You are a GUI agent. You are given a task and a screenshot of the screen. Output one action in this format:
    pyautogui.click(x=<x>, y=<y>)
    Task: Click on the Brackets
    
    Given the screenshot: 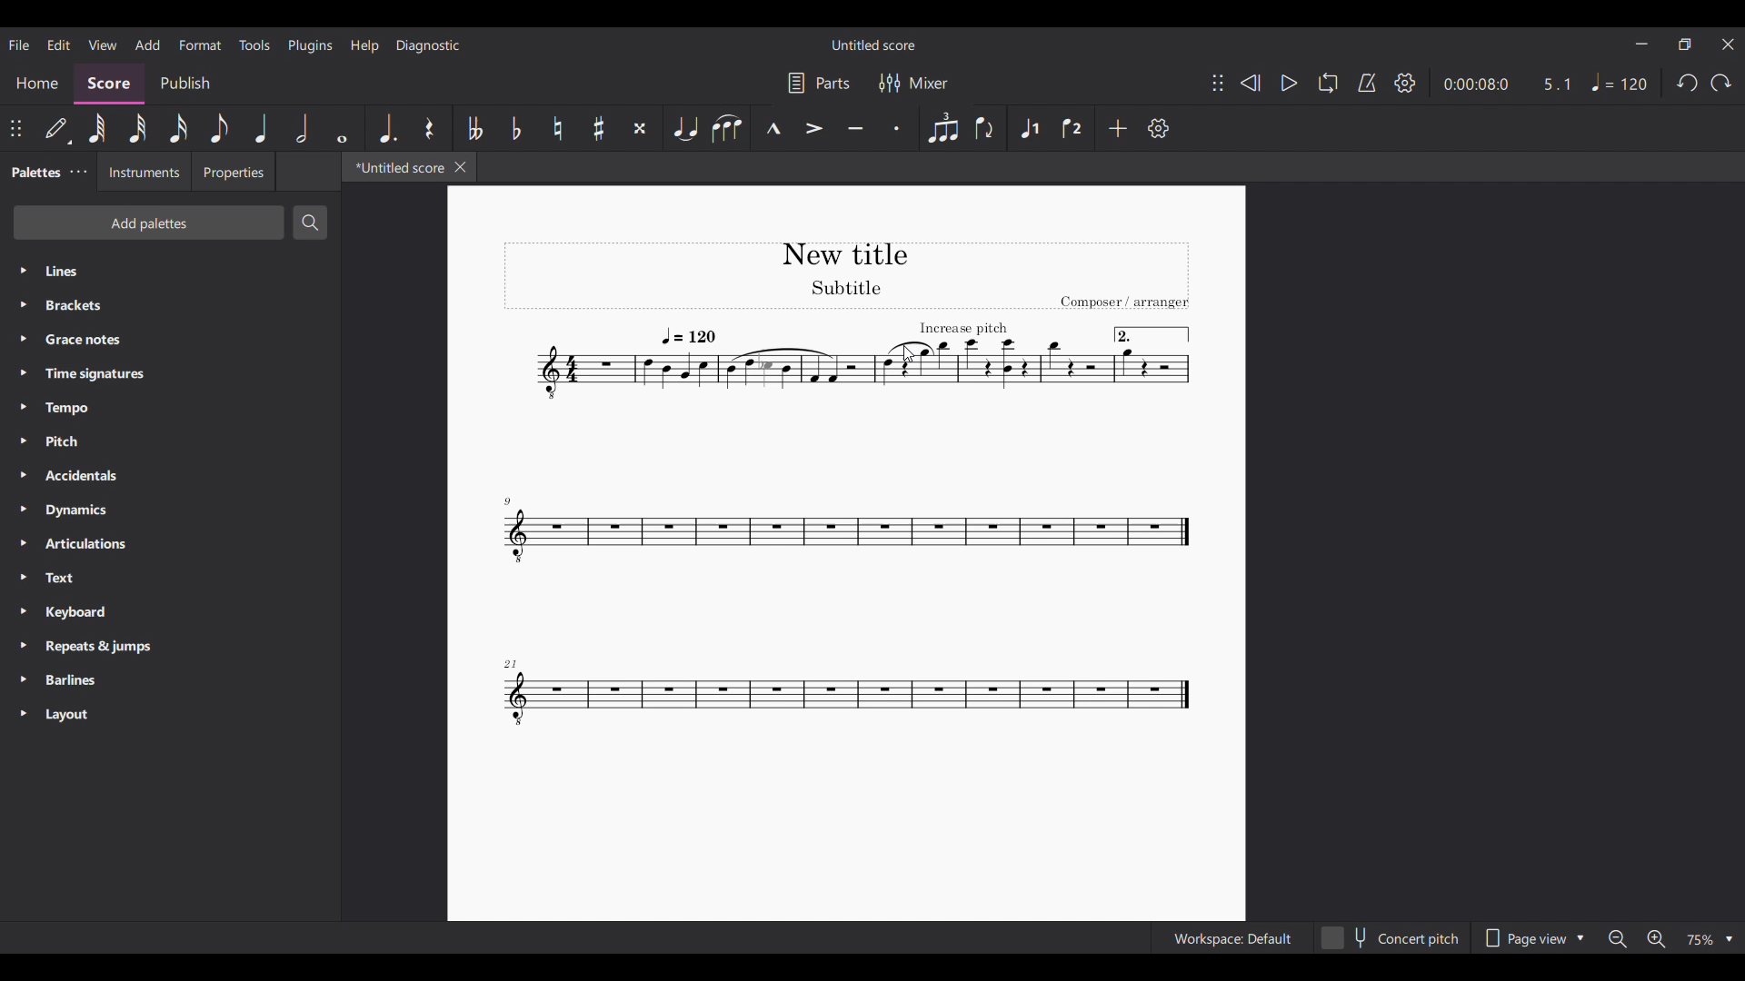 What is the action you would take?
    pyautogui.click(x=171, y=305)
    